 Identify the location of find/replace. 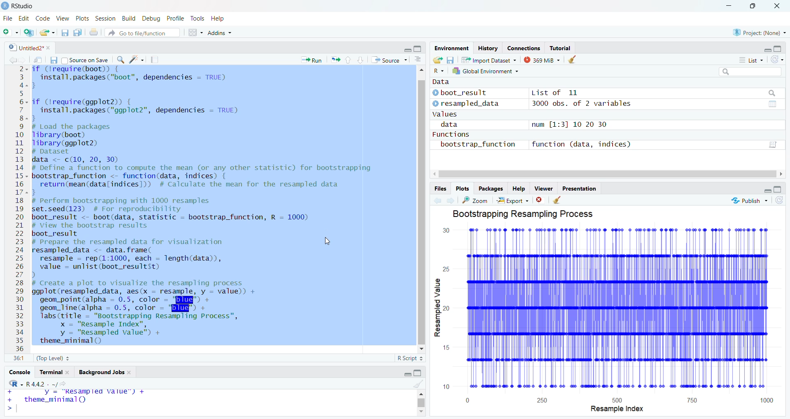
(121, 59).